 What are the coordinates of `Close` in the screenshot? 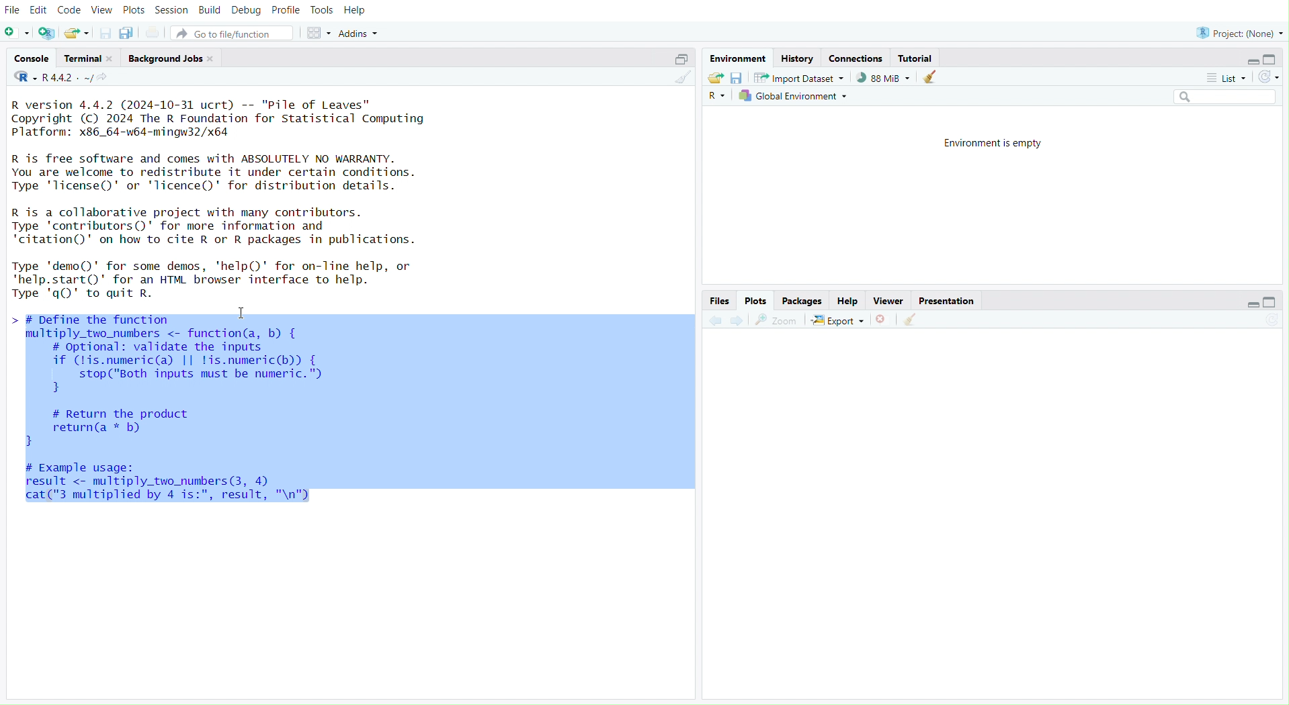 It's located at (884, 318).